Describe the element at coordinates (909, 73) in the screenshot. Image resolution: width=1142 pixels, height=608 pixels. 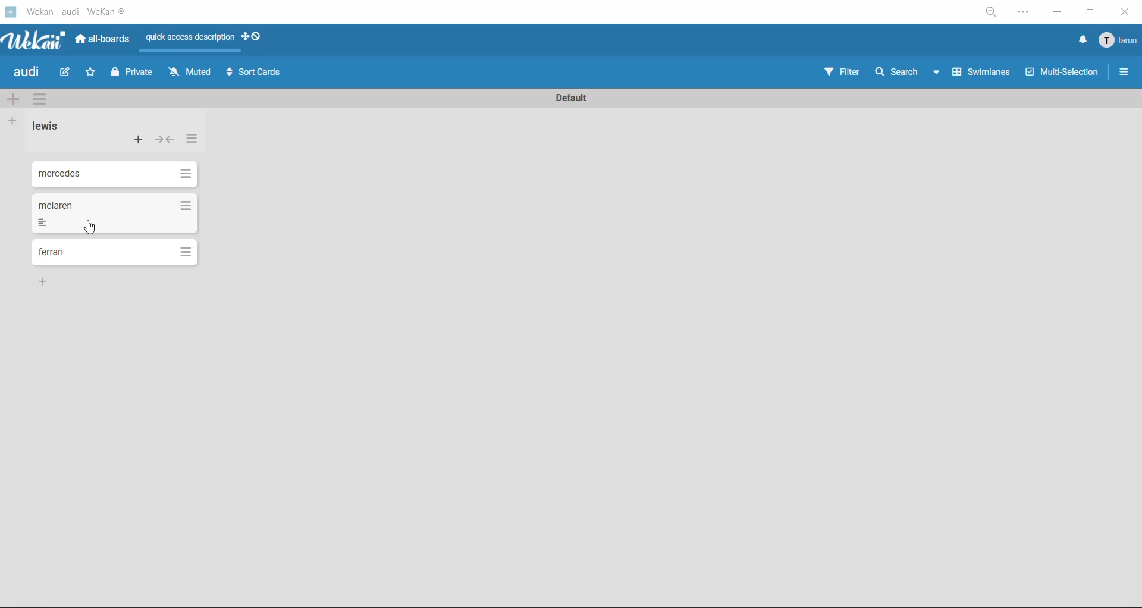
I see `search` at that location.